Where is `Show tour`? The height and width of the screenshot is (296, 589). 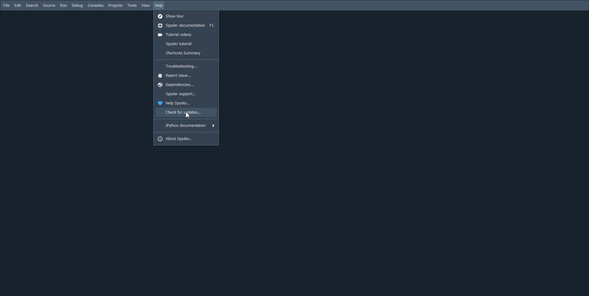
Show tour is located at coordinates (187, 16).